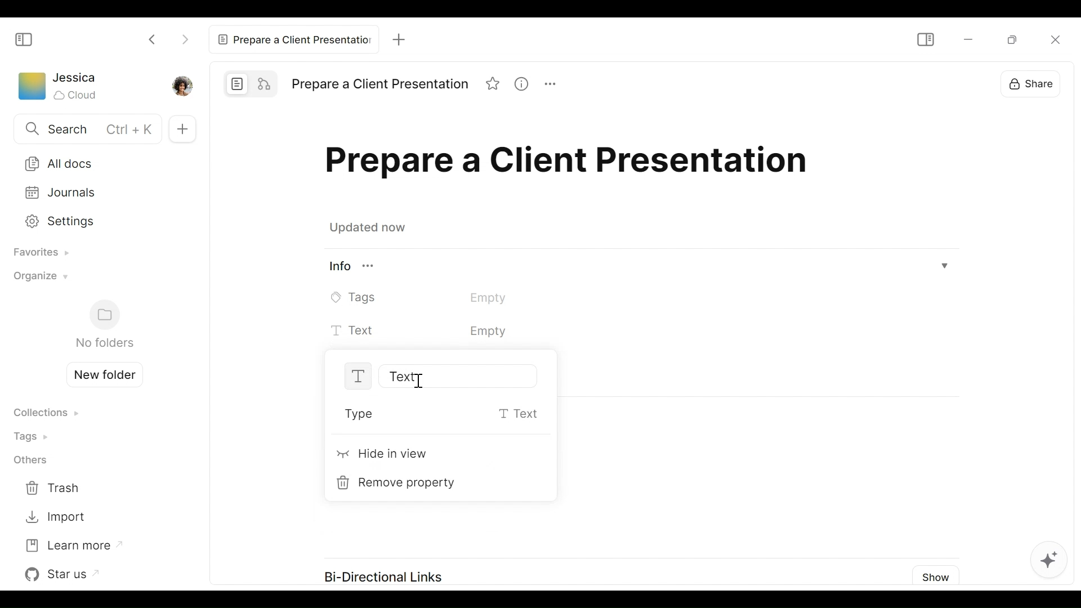  Describe the element at coordinates (1028, 85) in the screenshot. I see `Share` at that location.